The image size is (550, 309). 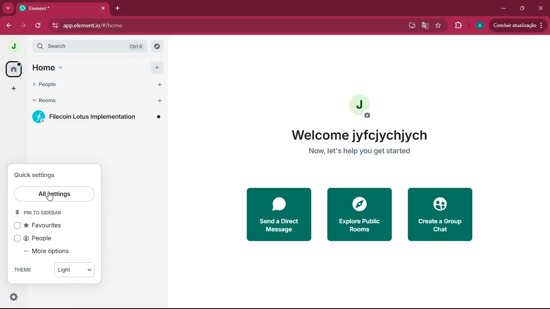 I want to click on explore, so click(x=360, y=215).